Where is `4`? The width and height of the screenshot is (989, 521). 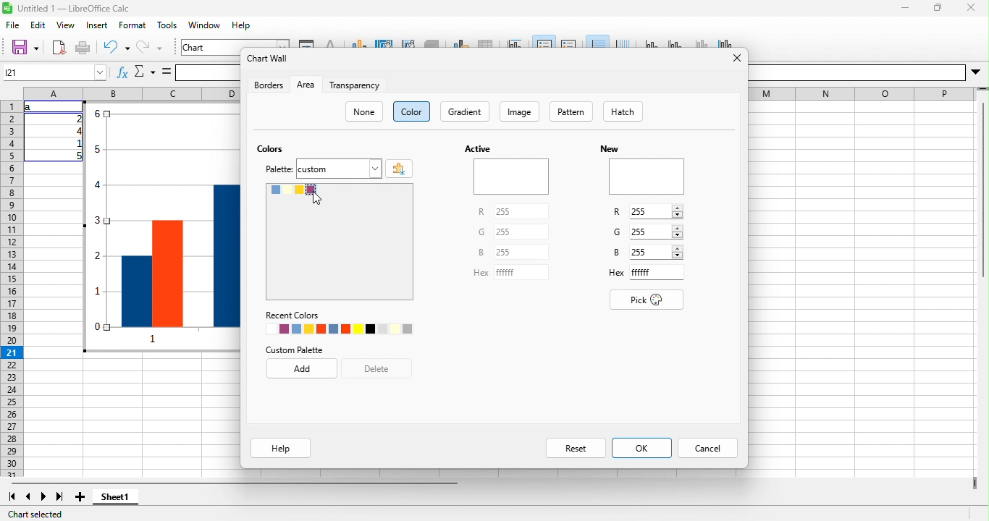
4 is located at coordinates (77, 131).